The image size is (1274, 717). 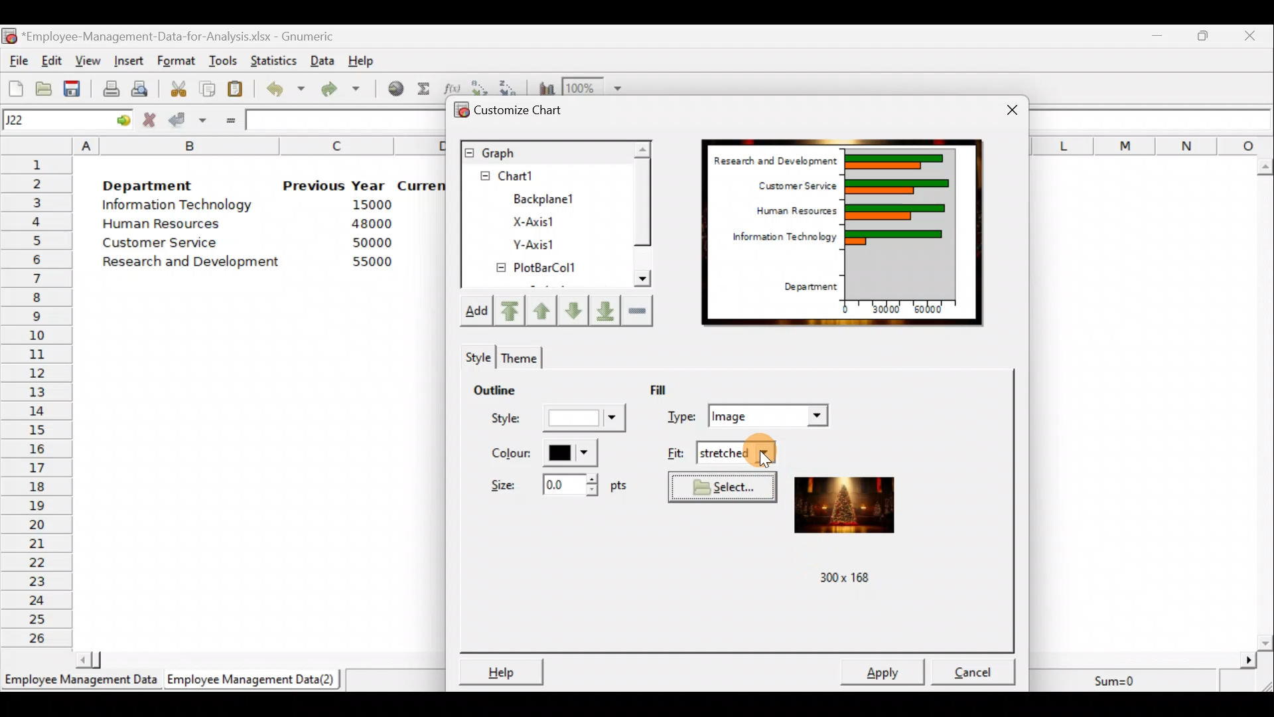 I want to click on Close, so click(x=1004, y=106).